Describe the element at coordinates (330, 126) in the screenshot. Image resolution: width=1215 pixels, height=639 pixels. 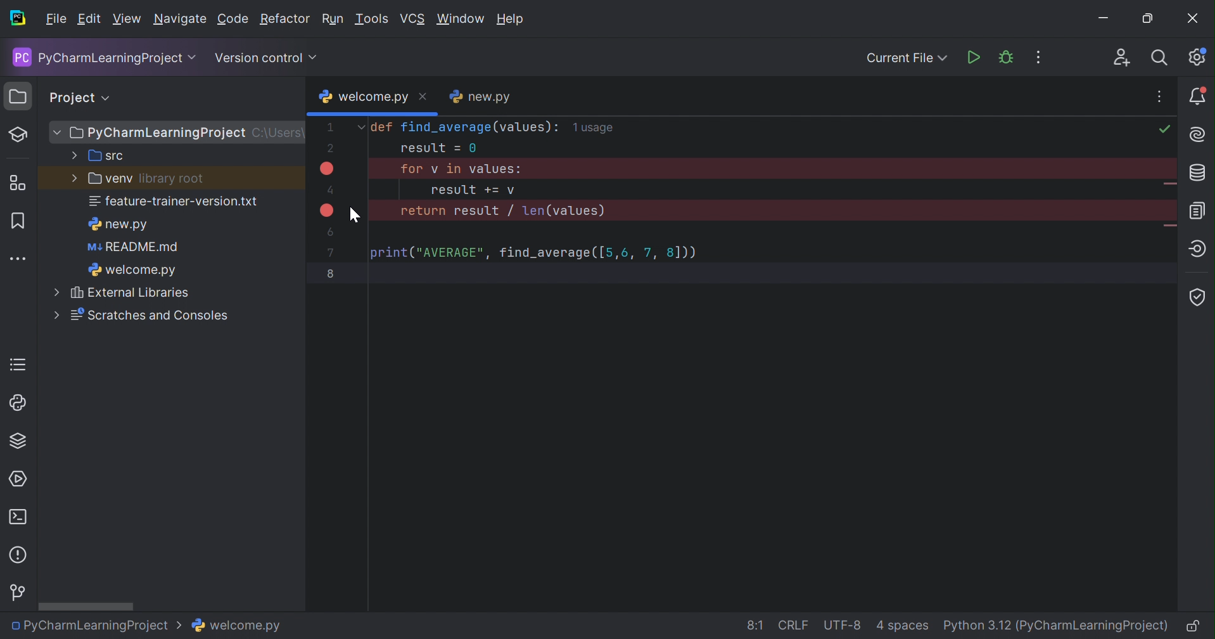
I see `1` at that location.